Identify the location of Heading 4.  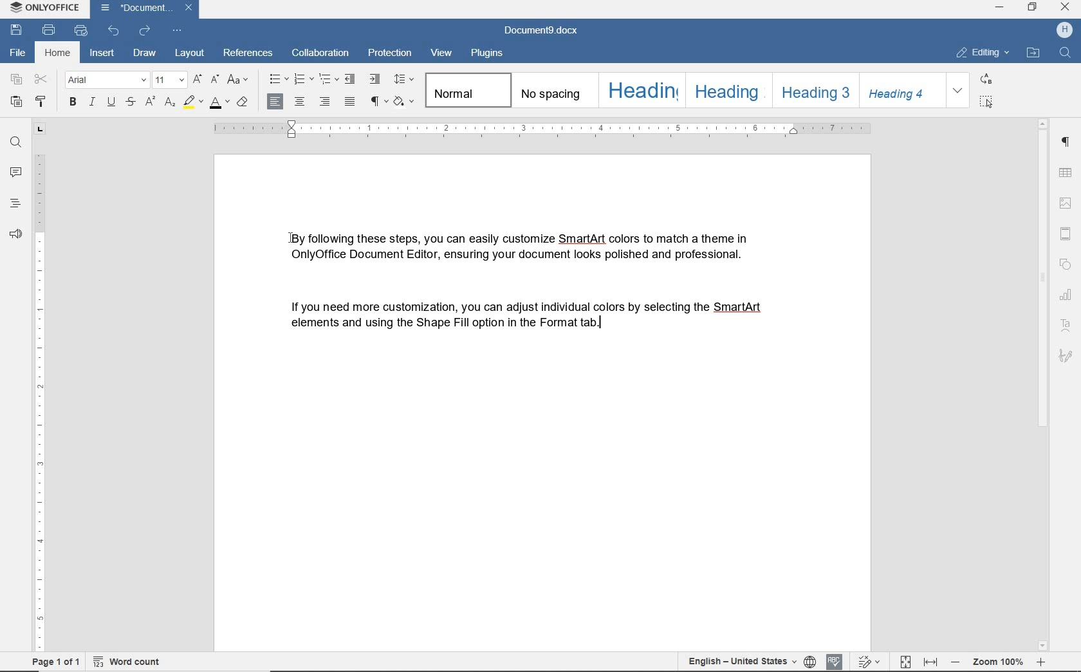
(902, 91).